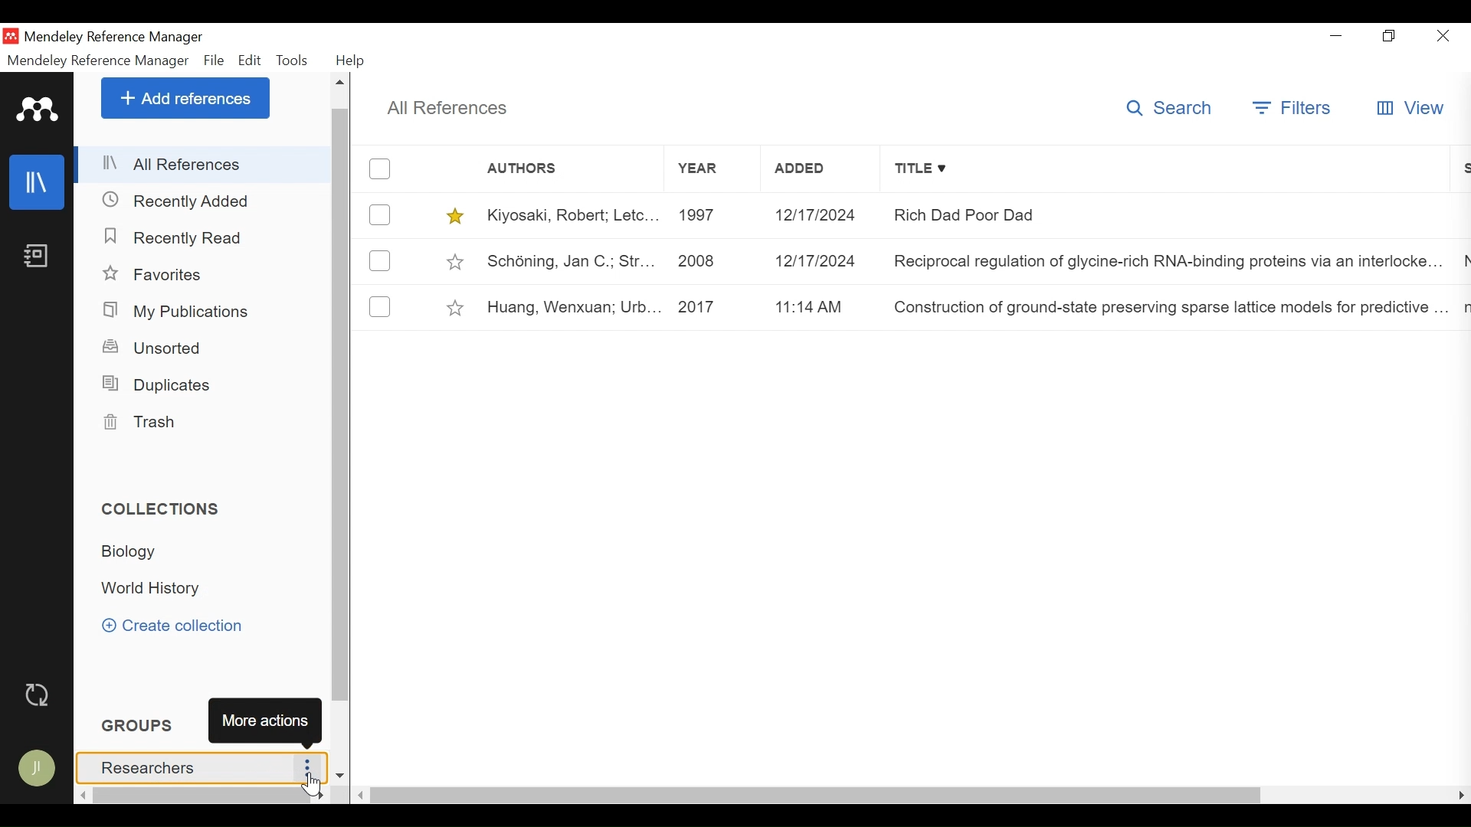 The image size is (1471, 827). I want to click on Trash, so click(145, 423).